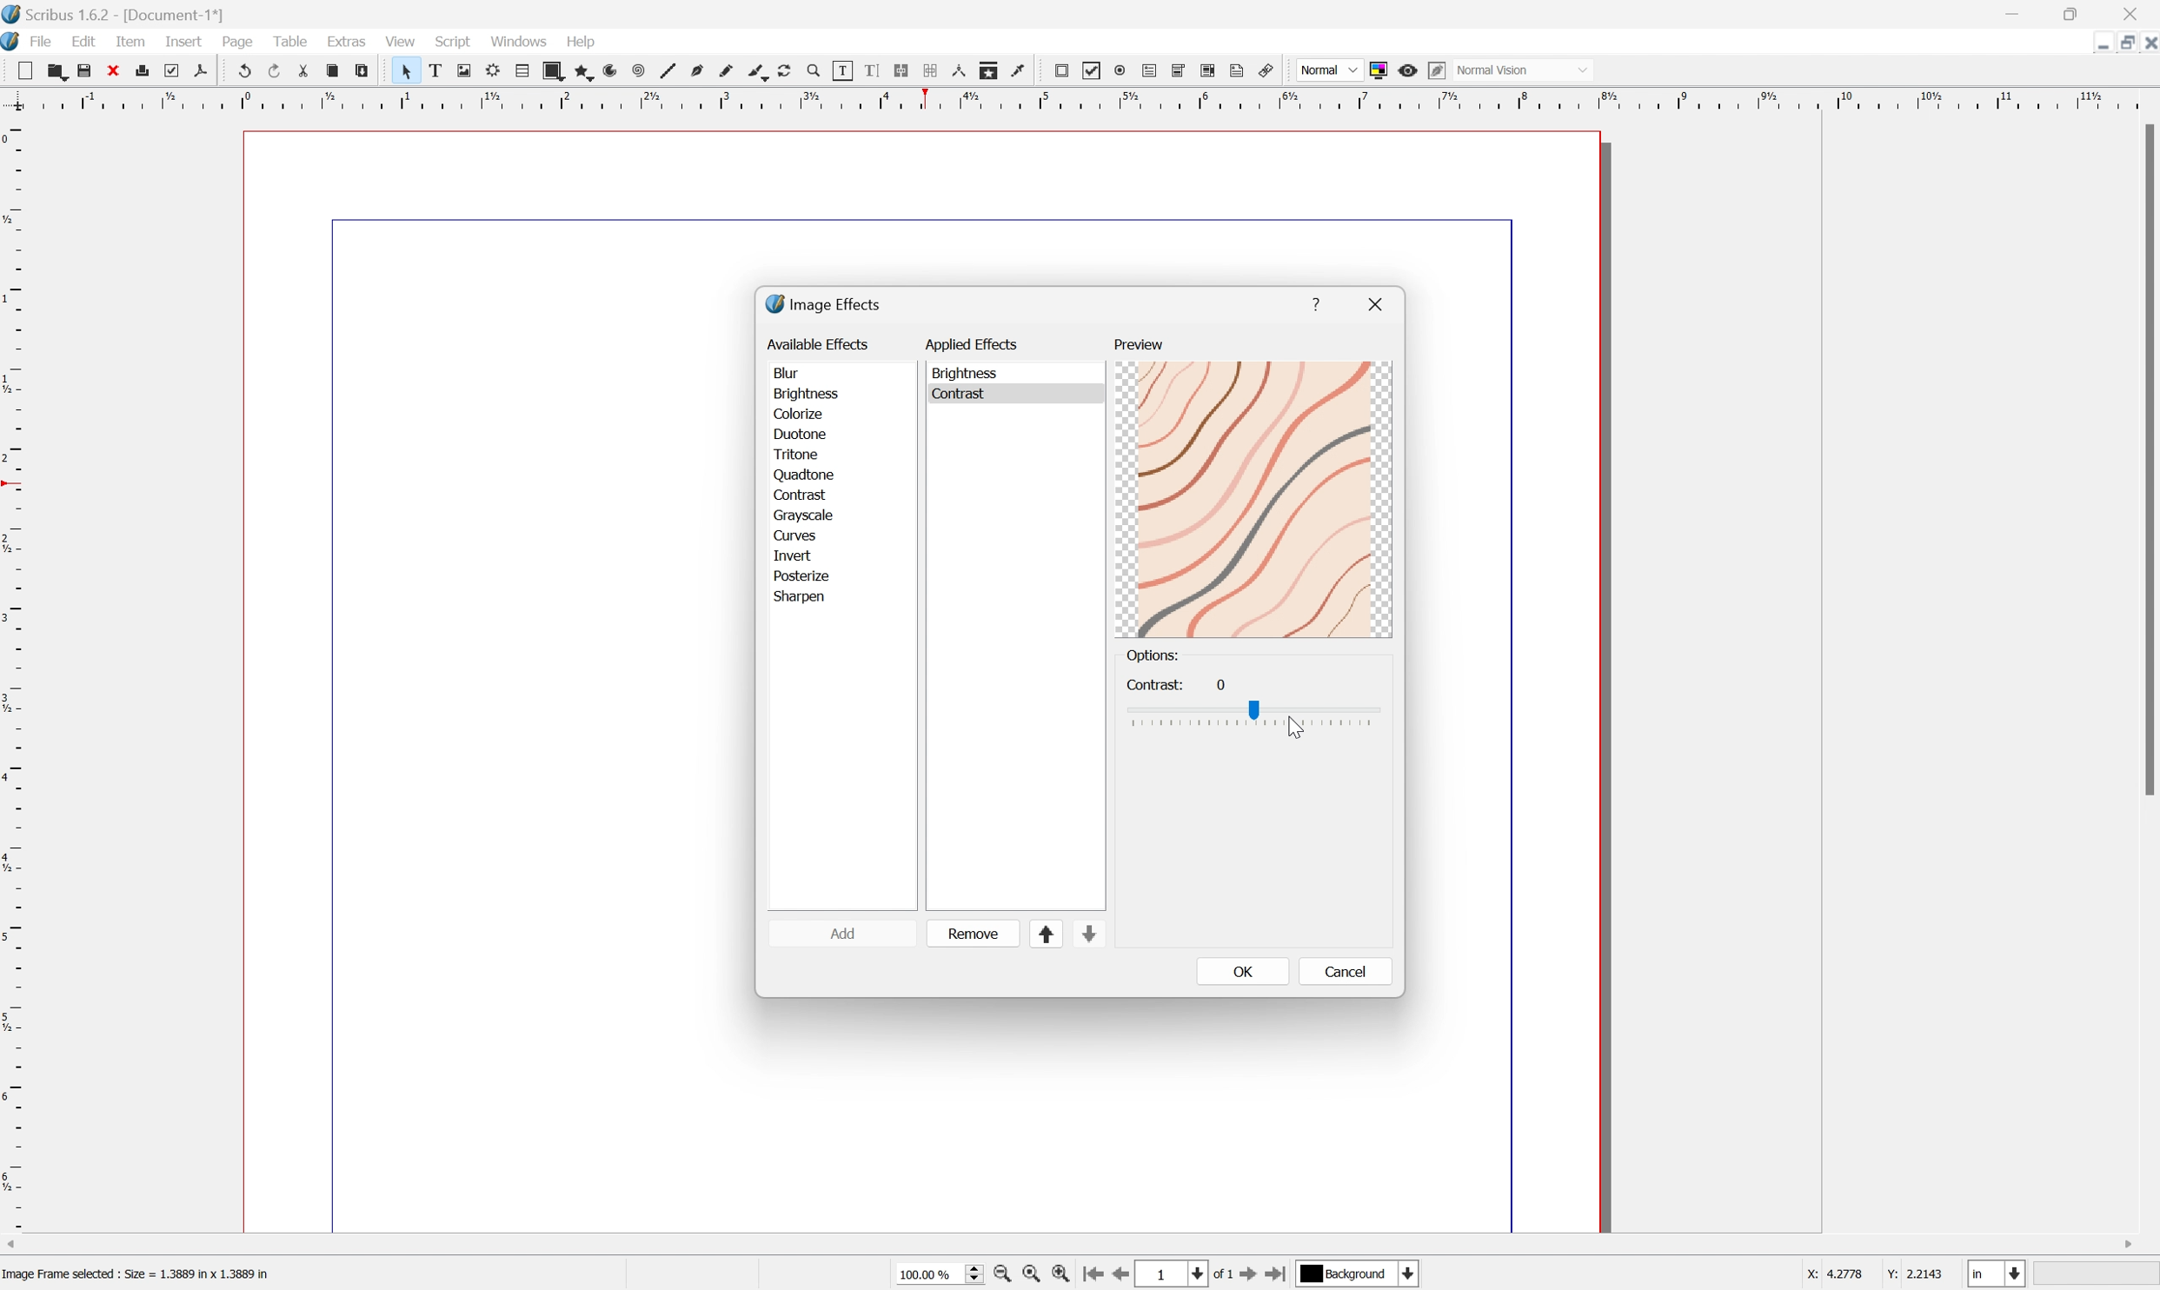  What do you see at coordinates (116, 70) in the screenshot?
I see `Close` at bounding box center [116, 70].